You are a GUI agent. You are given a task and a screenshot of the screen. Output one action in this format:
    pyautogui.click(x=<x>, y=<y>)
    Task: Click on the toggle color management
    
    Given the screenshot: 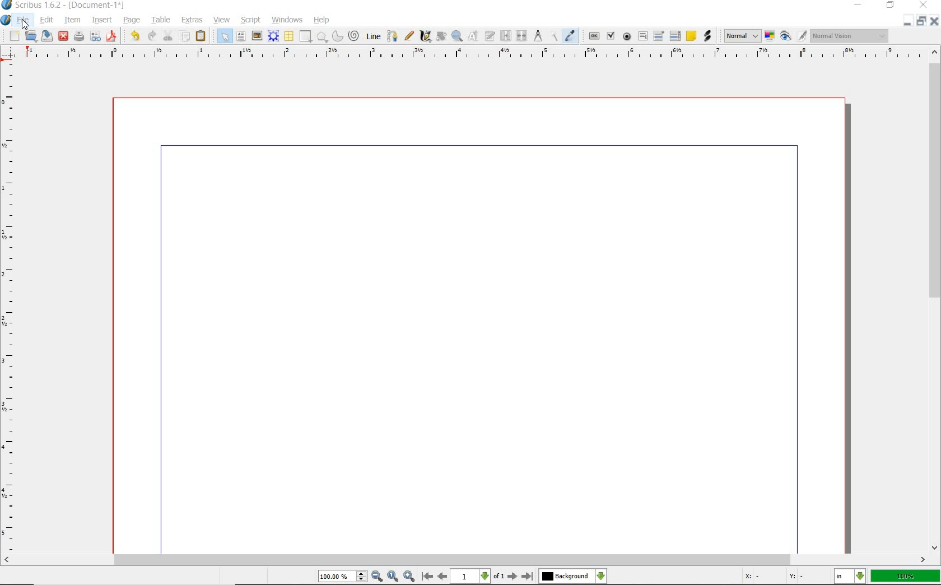 What is the action you would take?
    pyautogui.click(x=769, y=37)
    